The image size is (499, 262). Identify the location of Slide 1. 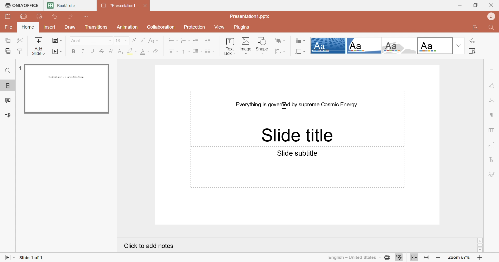
(67, 89).